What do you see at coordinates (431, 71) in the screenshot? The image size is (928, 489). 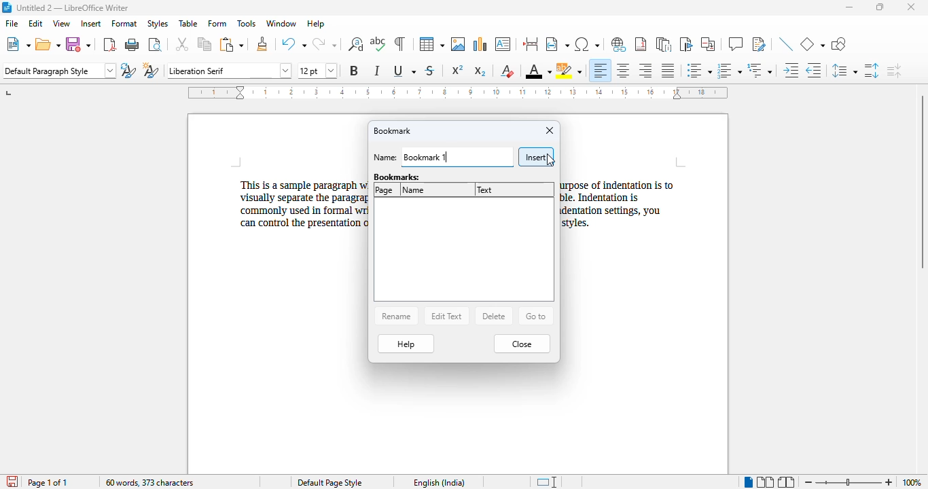 I see `strikethrough` at bounding box center [431, 71].